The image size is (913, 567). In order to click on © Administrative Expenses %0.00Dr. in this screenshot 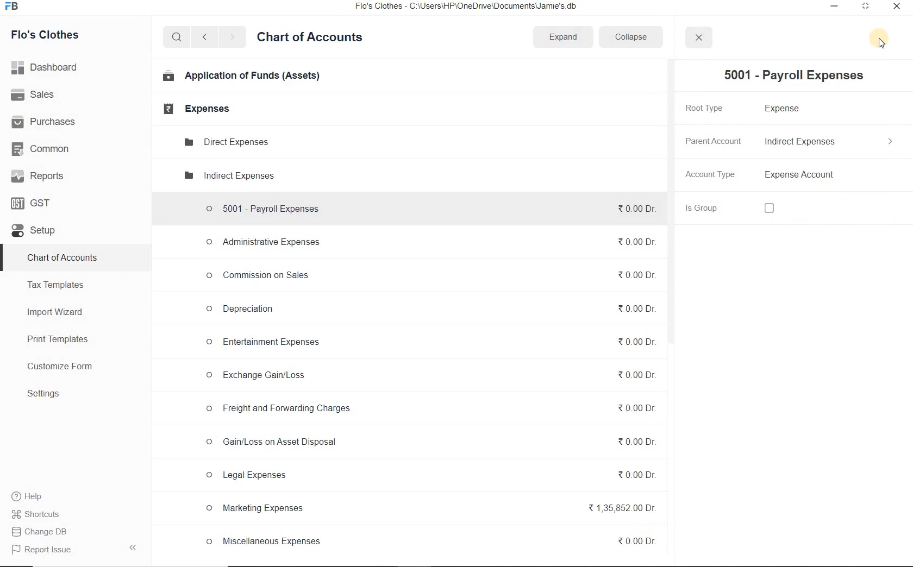, I will do `click(426, 243)`.